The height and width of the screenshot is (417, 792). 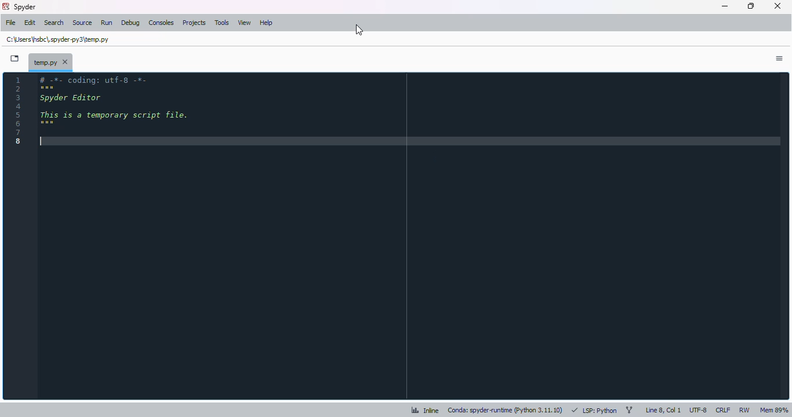 I want to click on line numbers, so click(x=19, y=111).